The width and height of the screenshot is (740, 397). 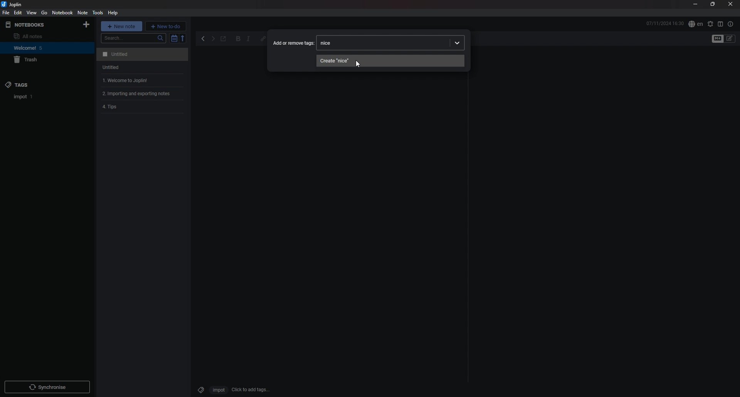 What do you see at coordinates (213, 40) in the screenshot?
I see `forward` at bounding box center [213, 40].